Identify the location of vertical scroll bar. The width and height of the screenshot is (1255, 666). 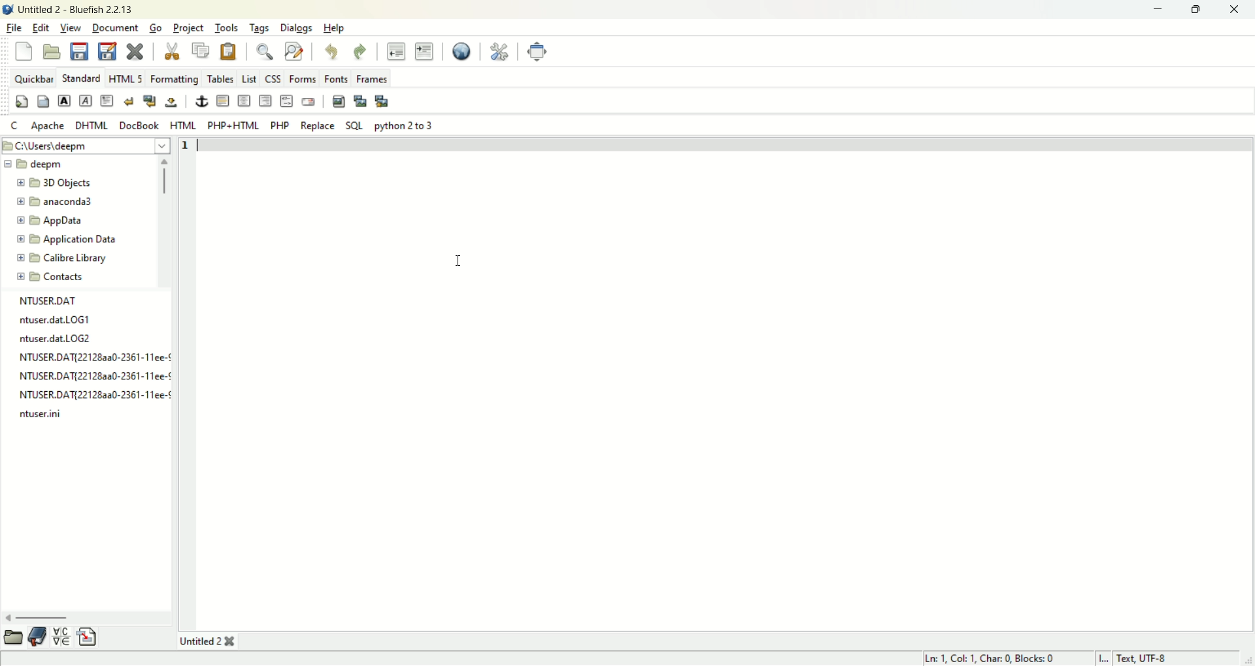
(165, 222).